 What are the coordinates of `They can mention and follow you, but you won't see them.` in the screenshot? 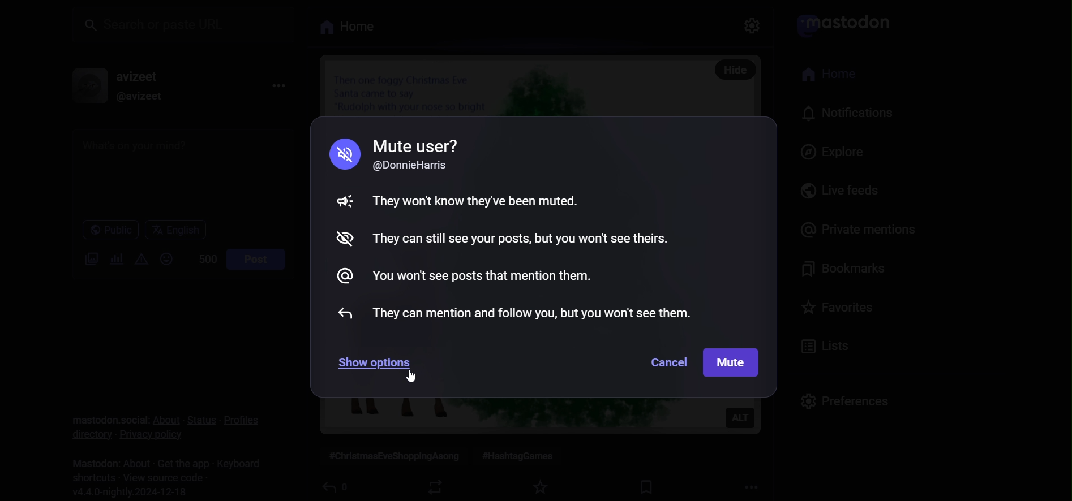 It's located at (530, 313).